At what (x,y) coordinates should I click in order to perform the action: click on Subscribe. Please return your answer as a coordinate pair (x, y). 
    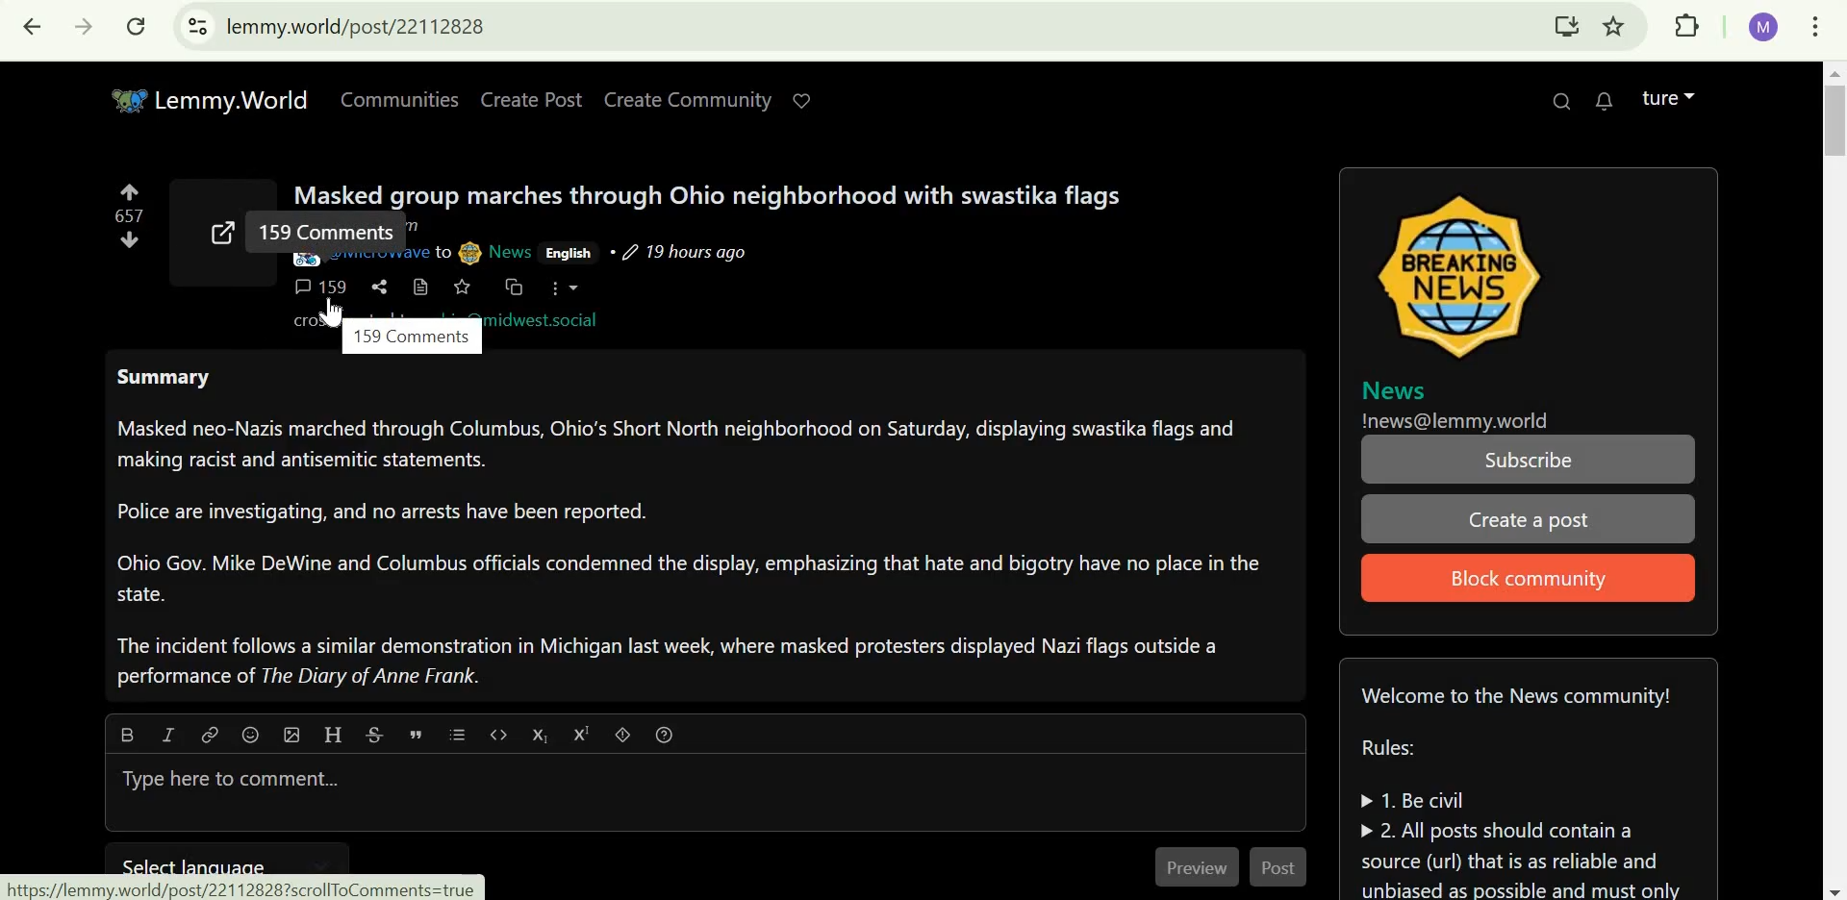
    Looking at the image, I should click on (1525, 460).